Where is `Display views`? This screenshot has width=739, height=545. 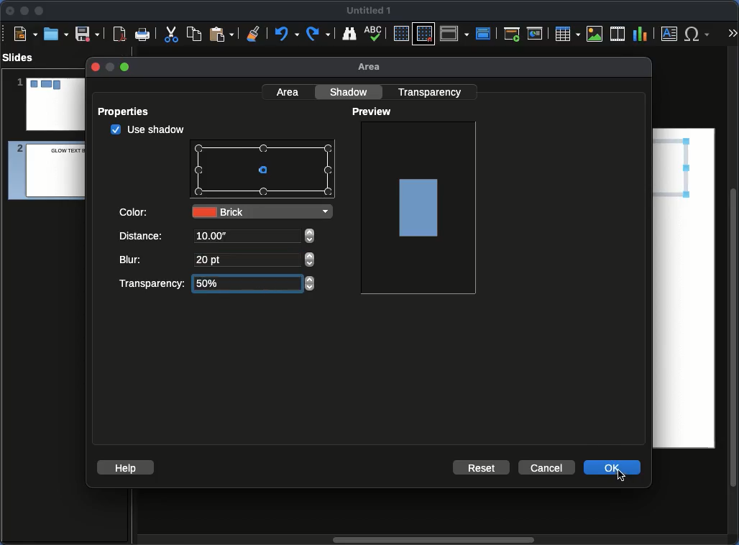 Display views is located at coordinates (456, 32).